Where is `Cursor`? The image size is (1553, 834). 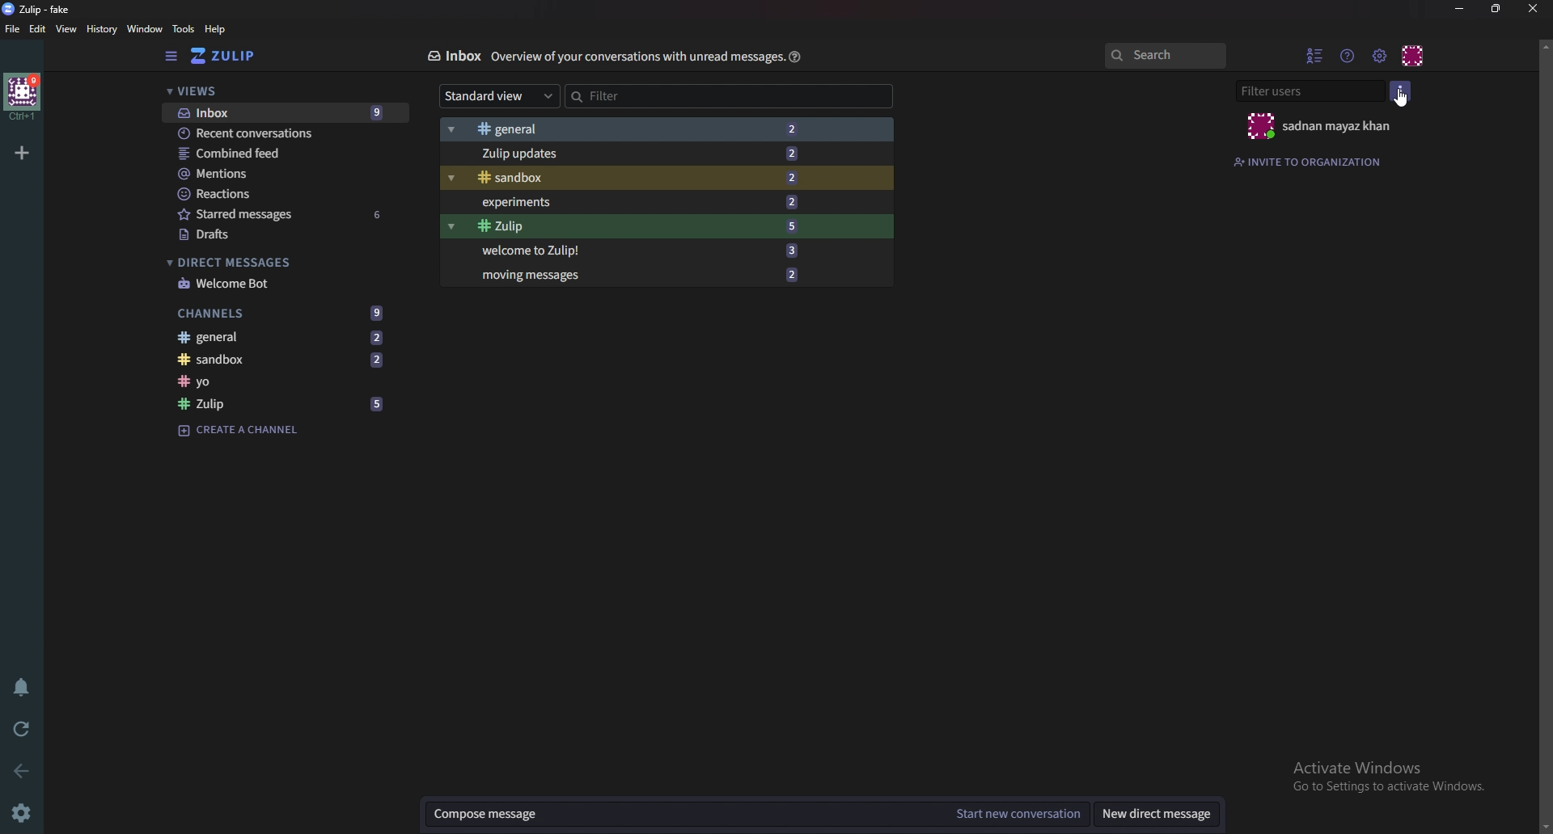
Cursor is located at coordinates (1409, 100).